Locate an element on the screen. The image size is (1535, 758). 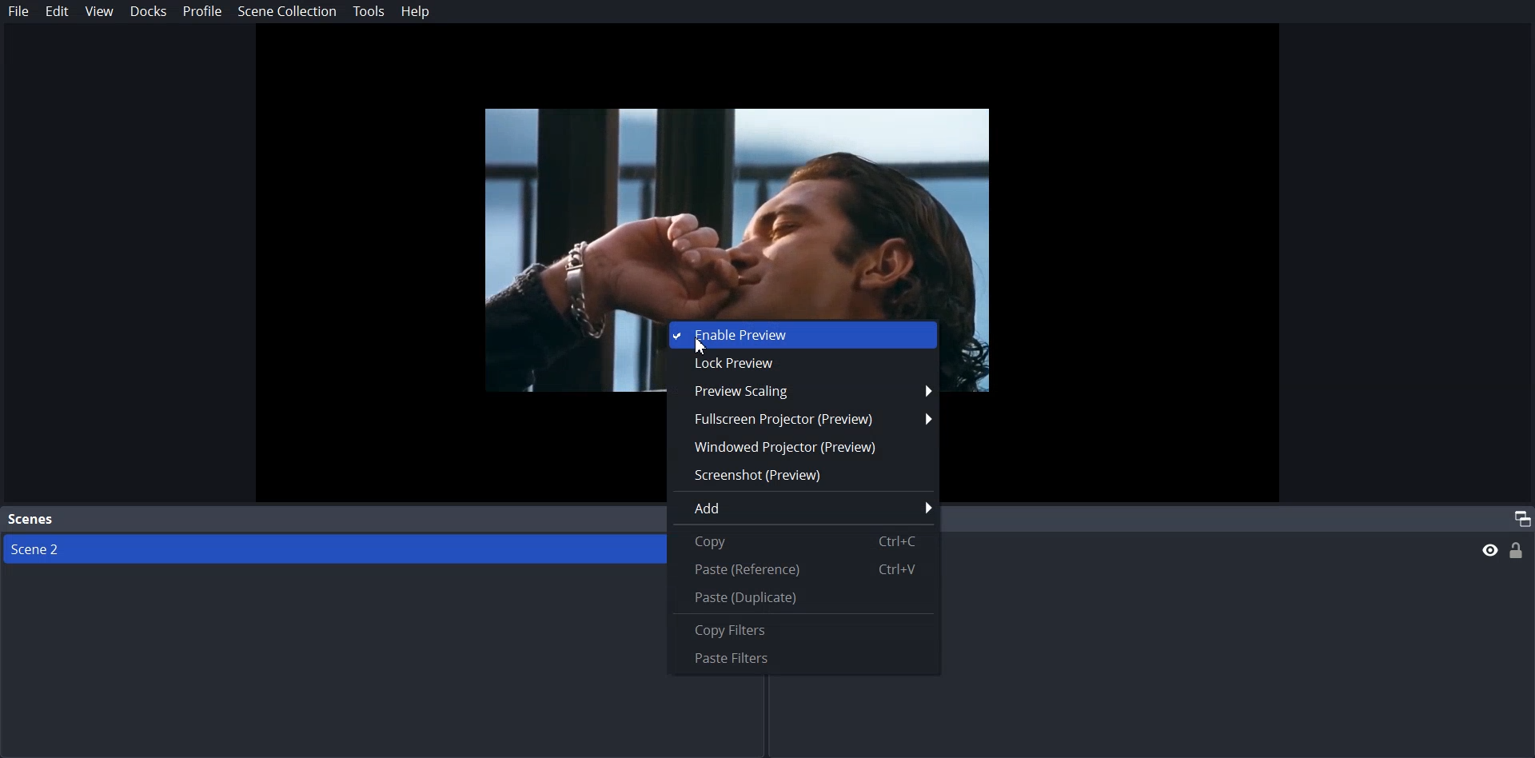
Copy is located at coordinates (799, 541).